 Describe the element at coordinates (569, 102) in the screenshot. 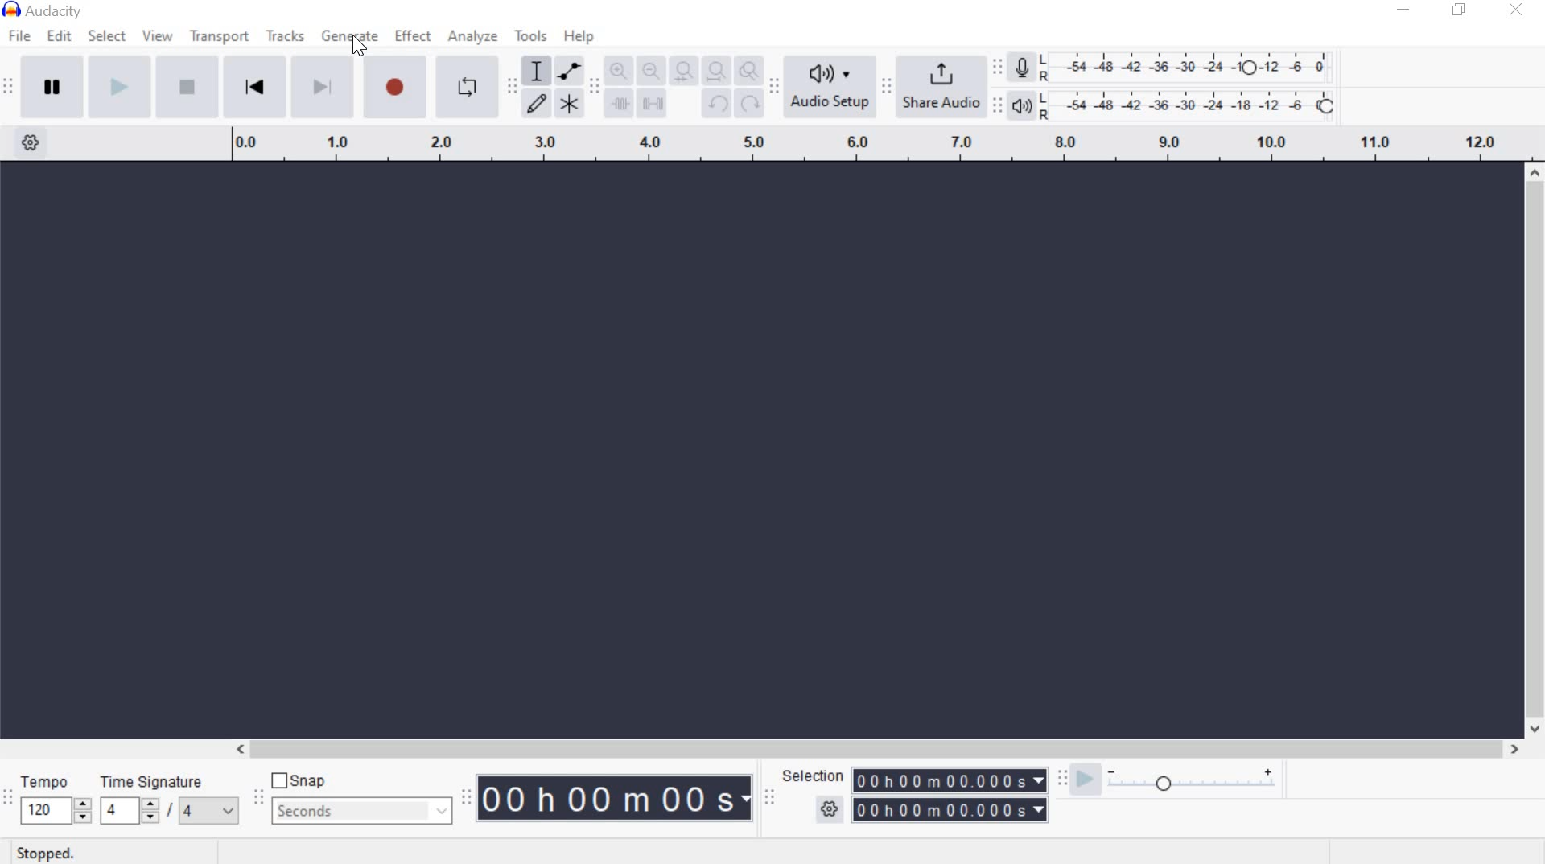

I see `Multi-Tool` at that location.